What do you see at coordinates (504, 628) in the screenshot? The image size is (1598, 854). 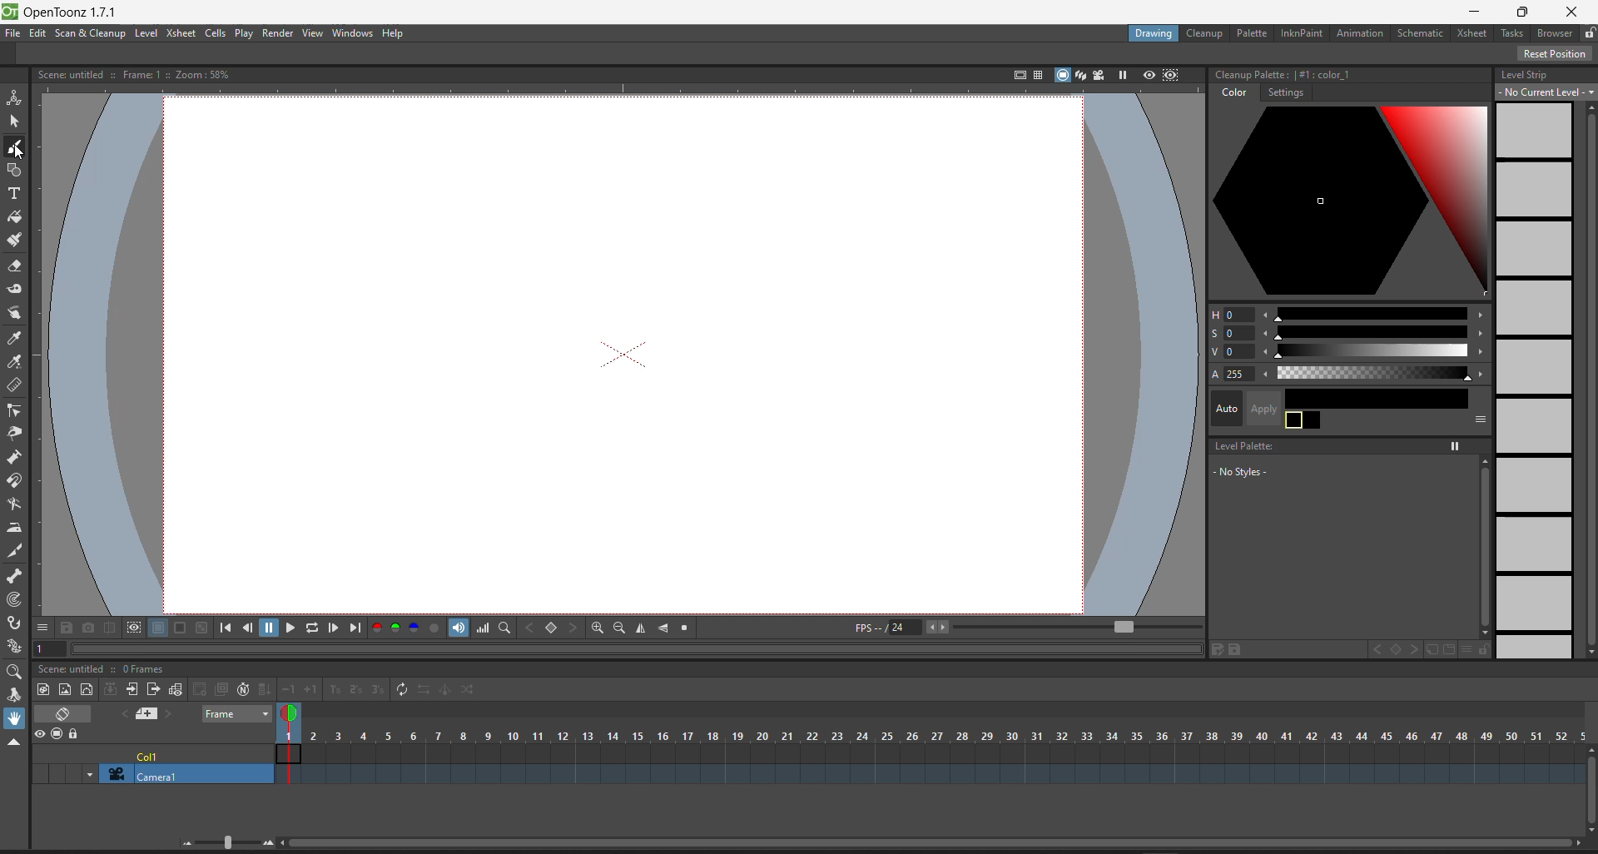 I see `locator` at bounding box center [504, 628].